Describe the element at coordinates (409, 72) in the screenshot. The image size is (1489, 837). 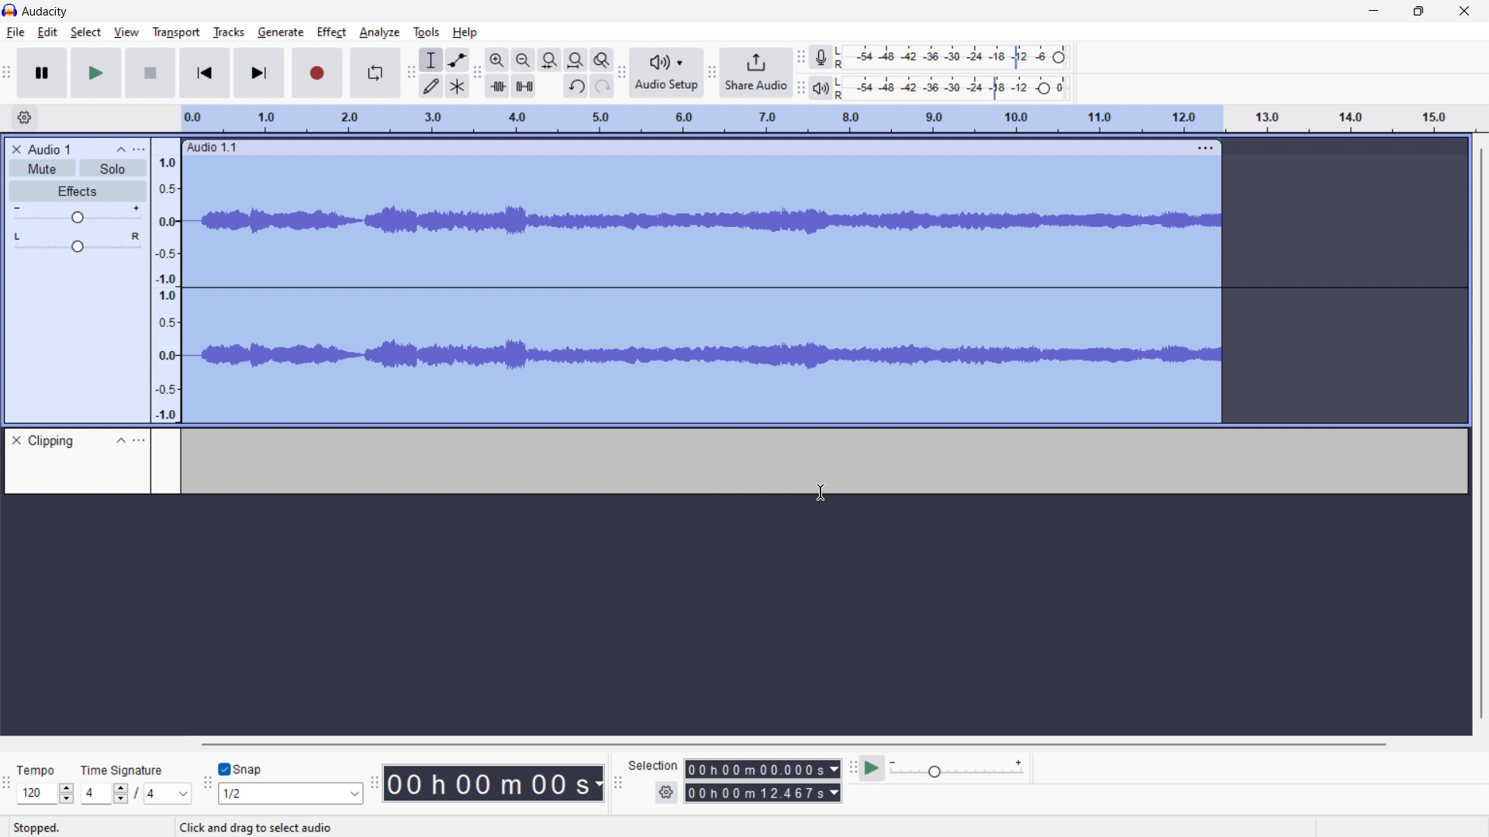
I see `` at that location.